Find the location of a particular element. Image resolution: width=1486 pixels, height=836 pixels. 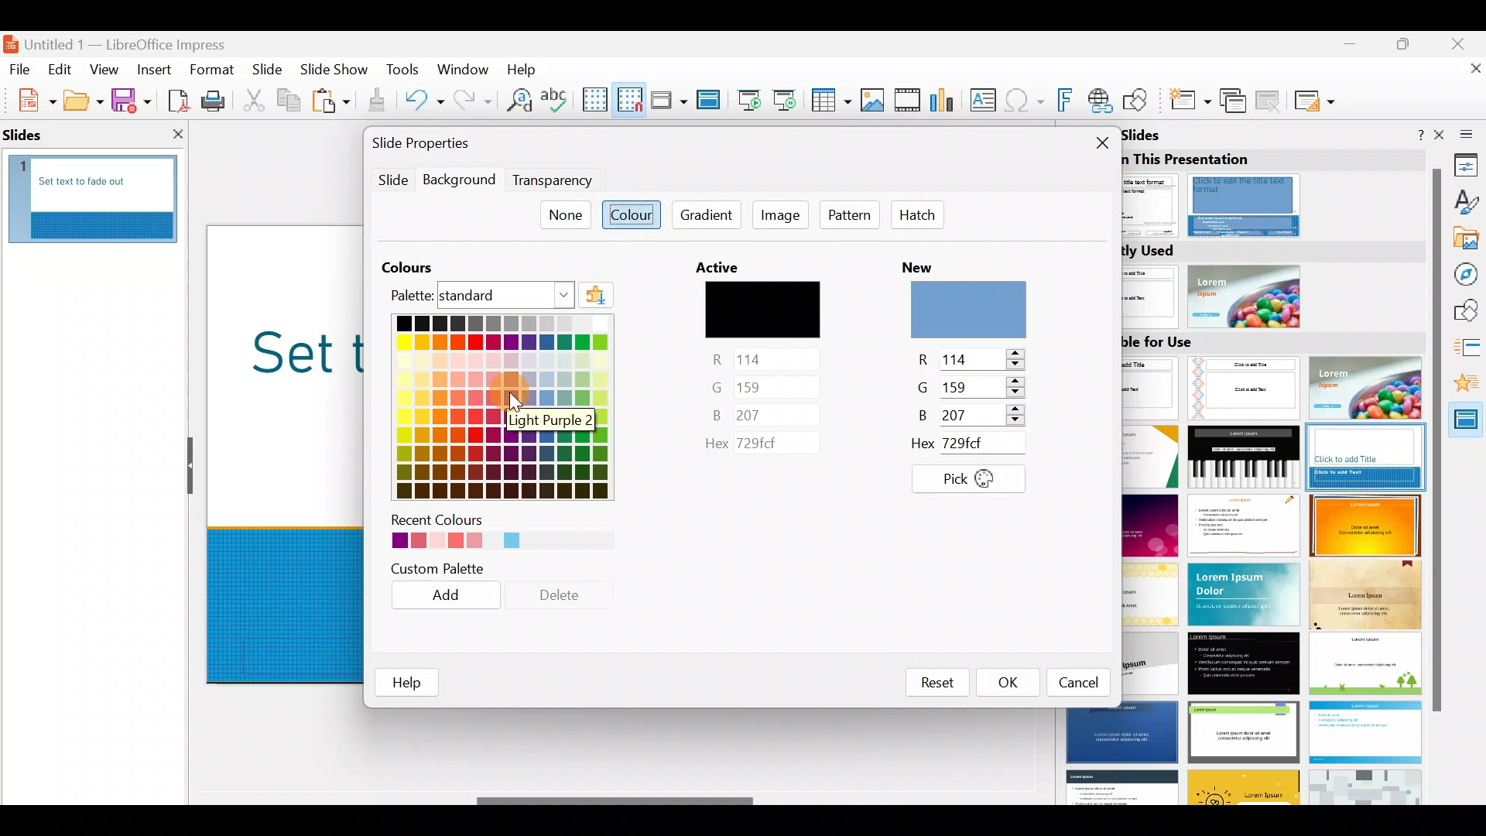

red is located at coordinates (765, 358).